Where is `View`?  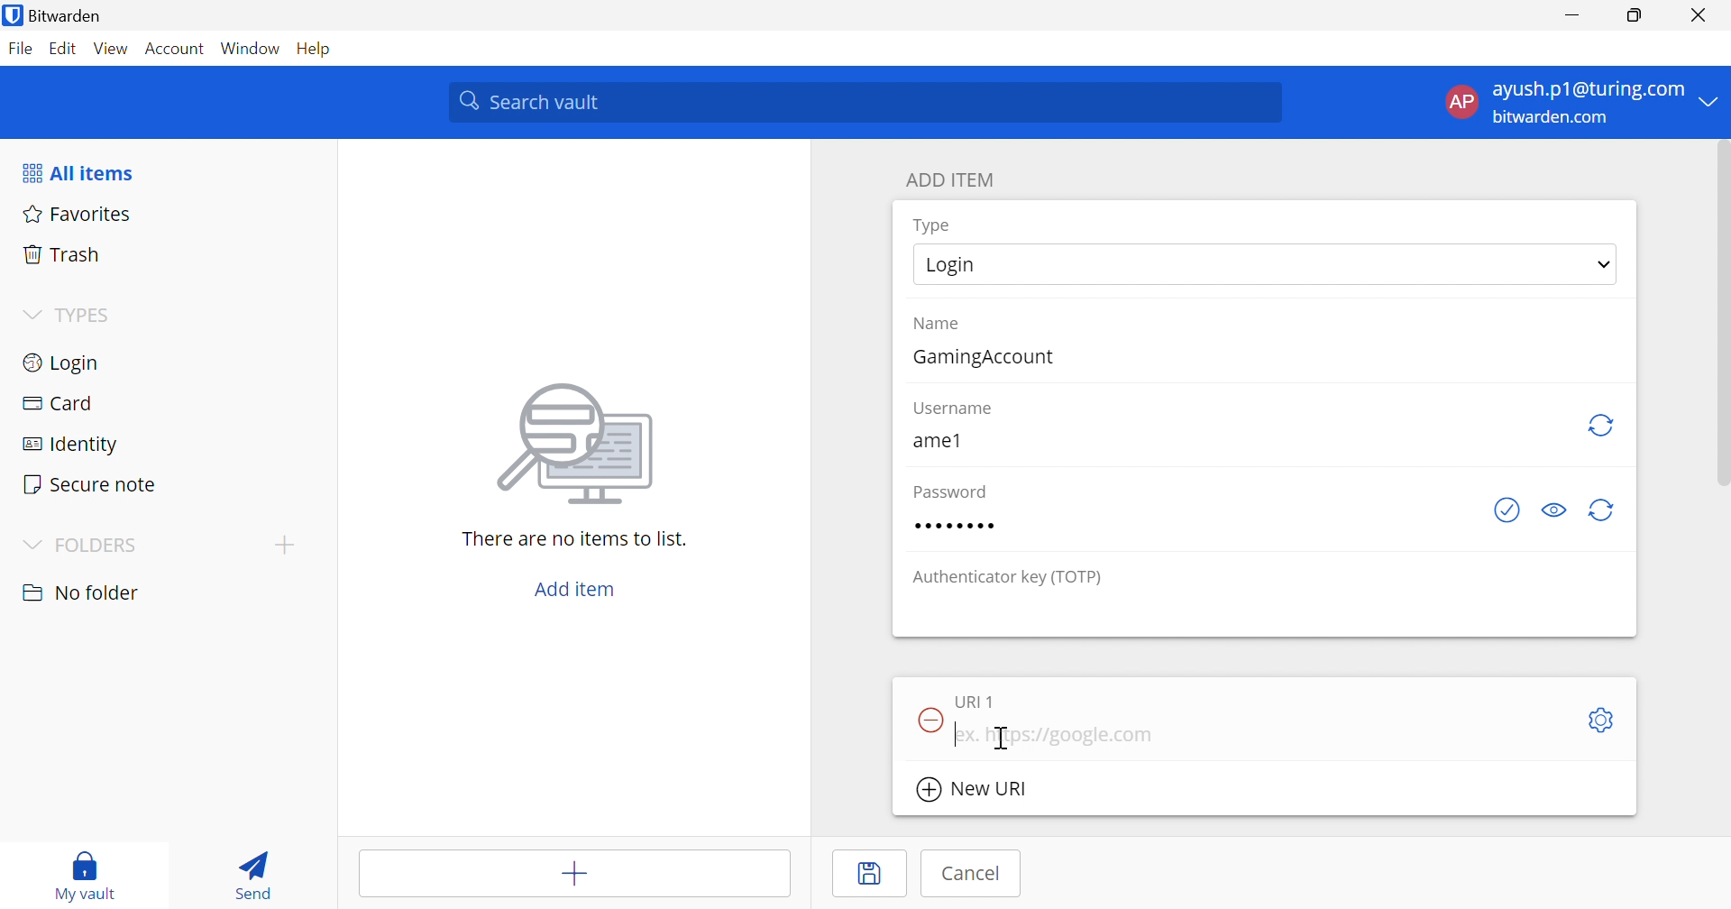
View is located at coordinates (114, 50).